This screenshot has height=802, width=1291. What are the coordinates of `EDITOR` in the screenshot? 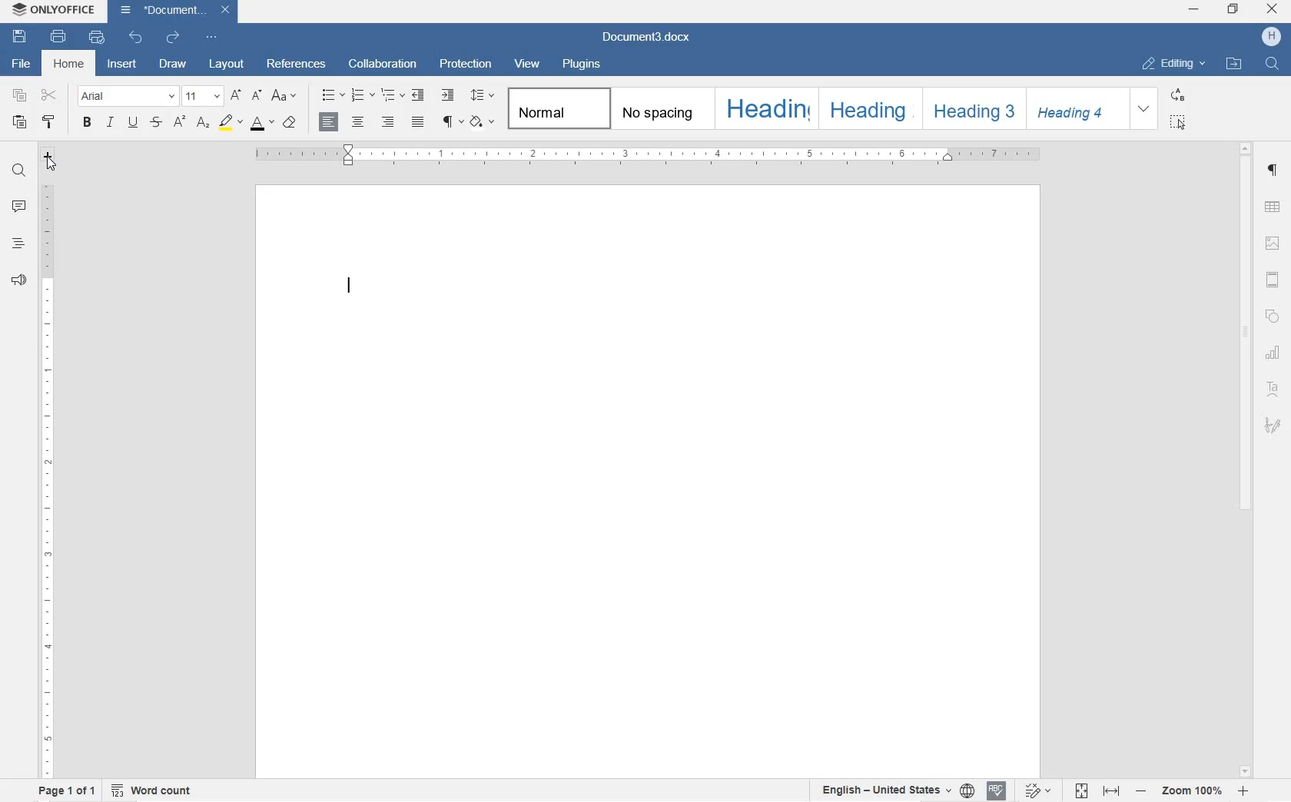 It's located at (351, 285).